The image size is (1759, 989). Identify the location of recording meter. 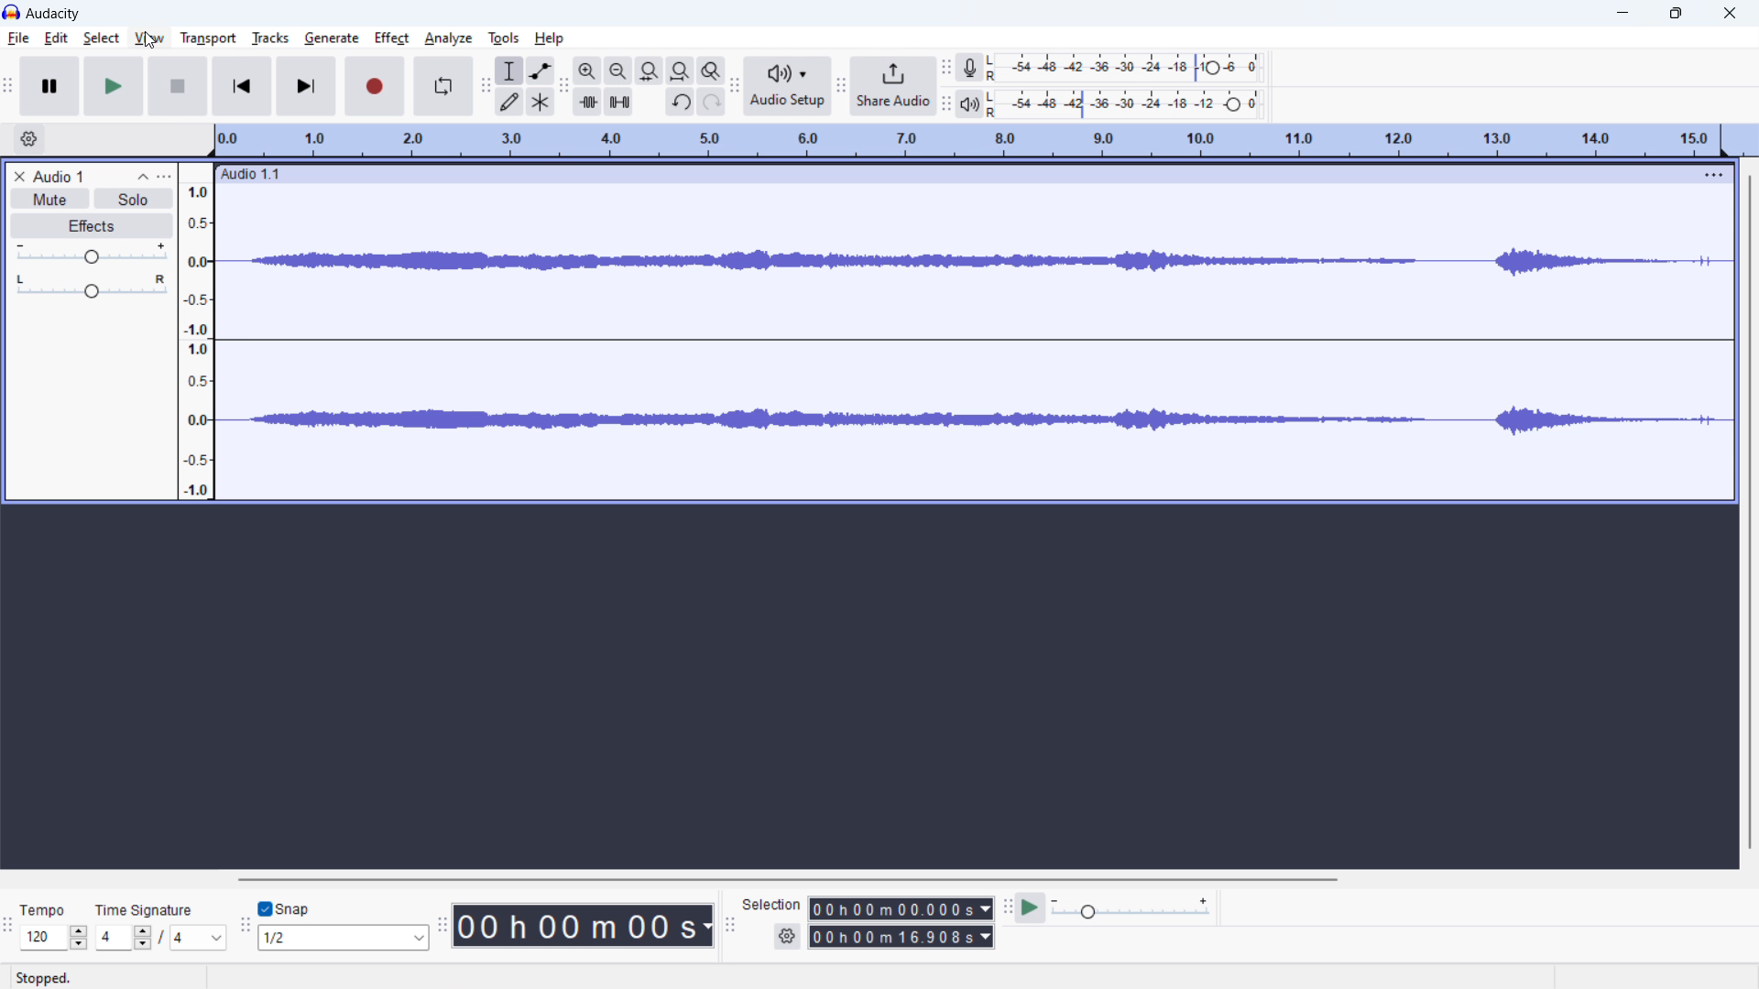
(970, 69).